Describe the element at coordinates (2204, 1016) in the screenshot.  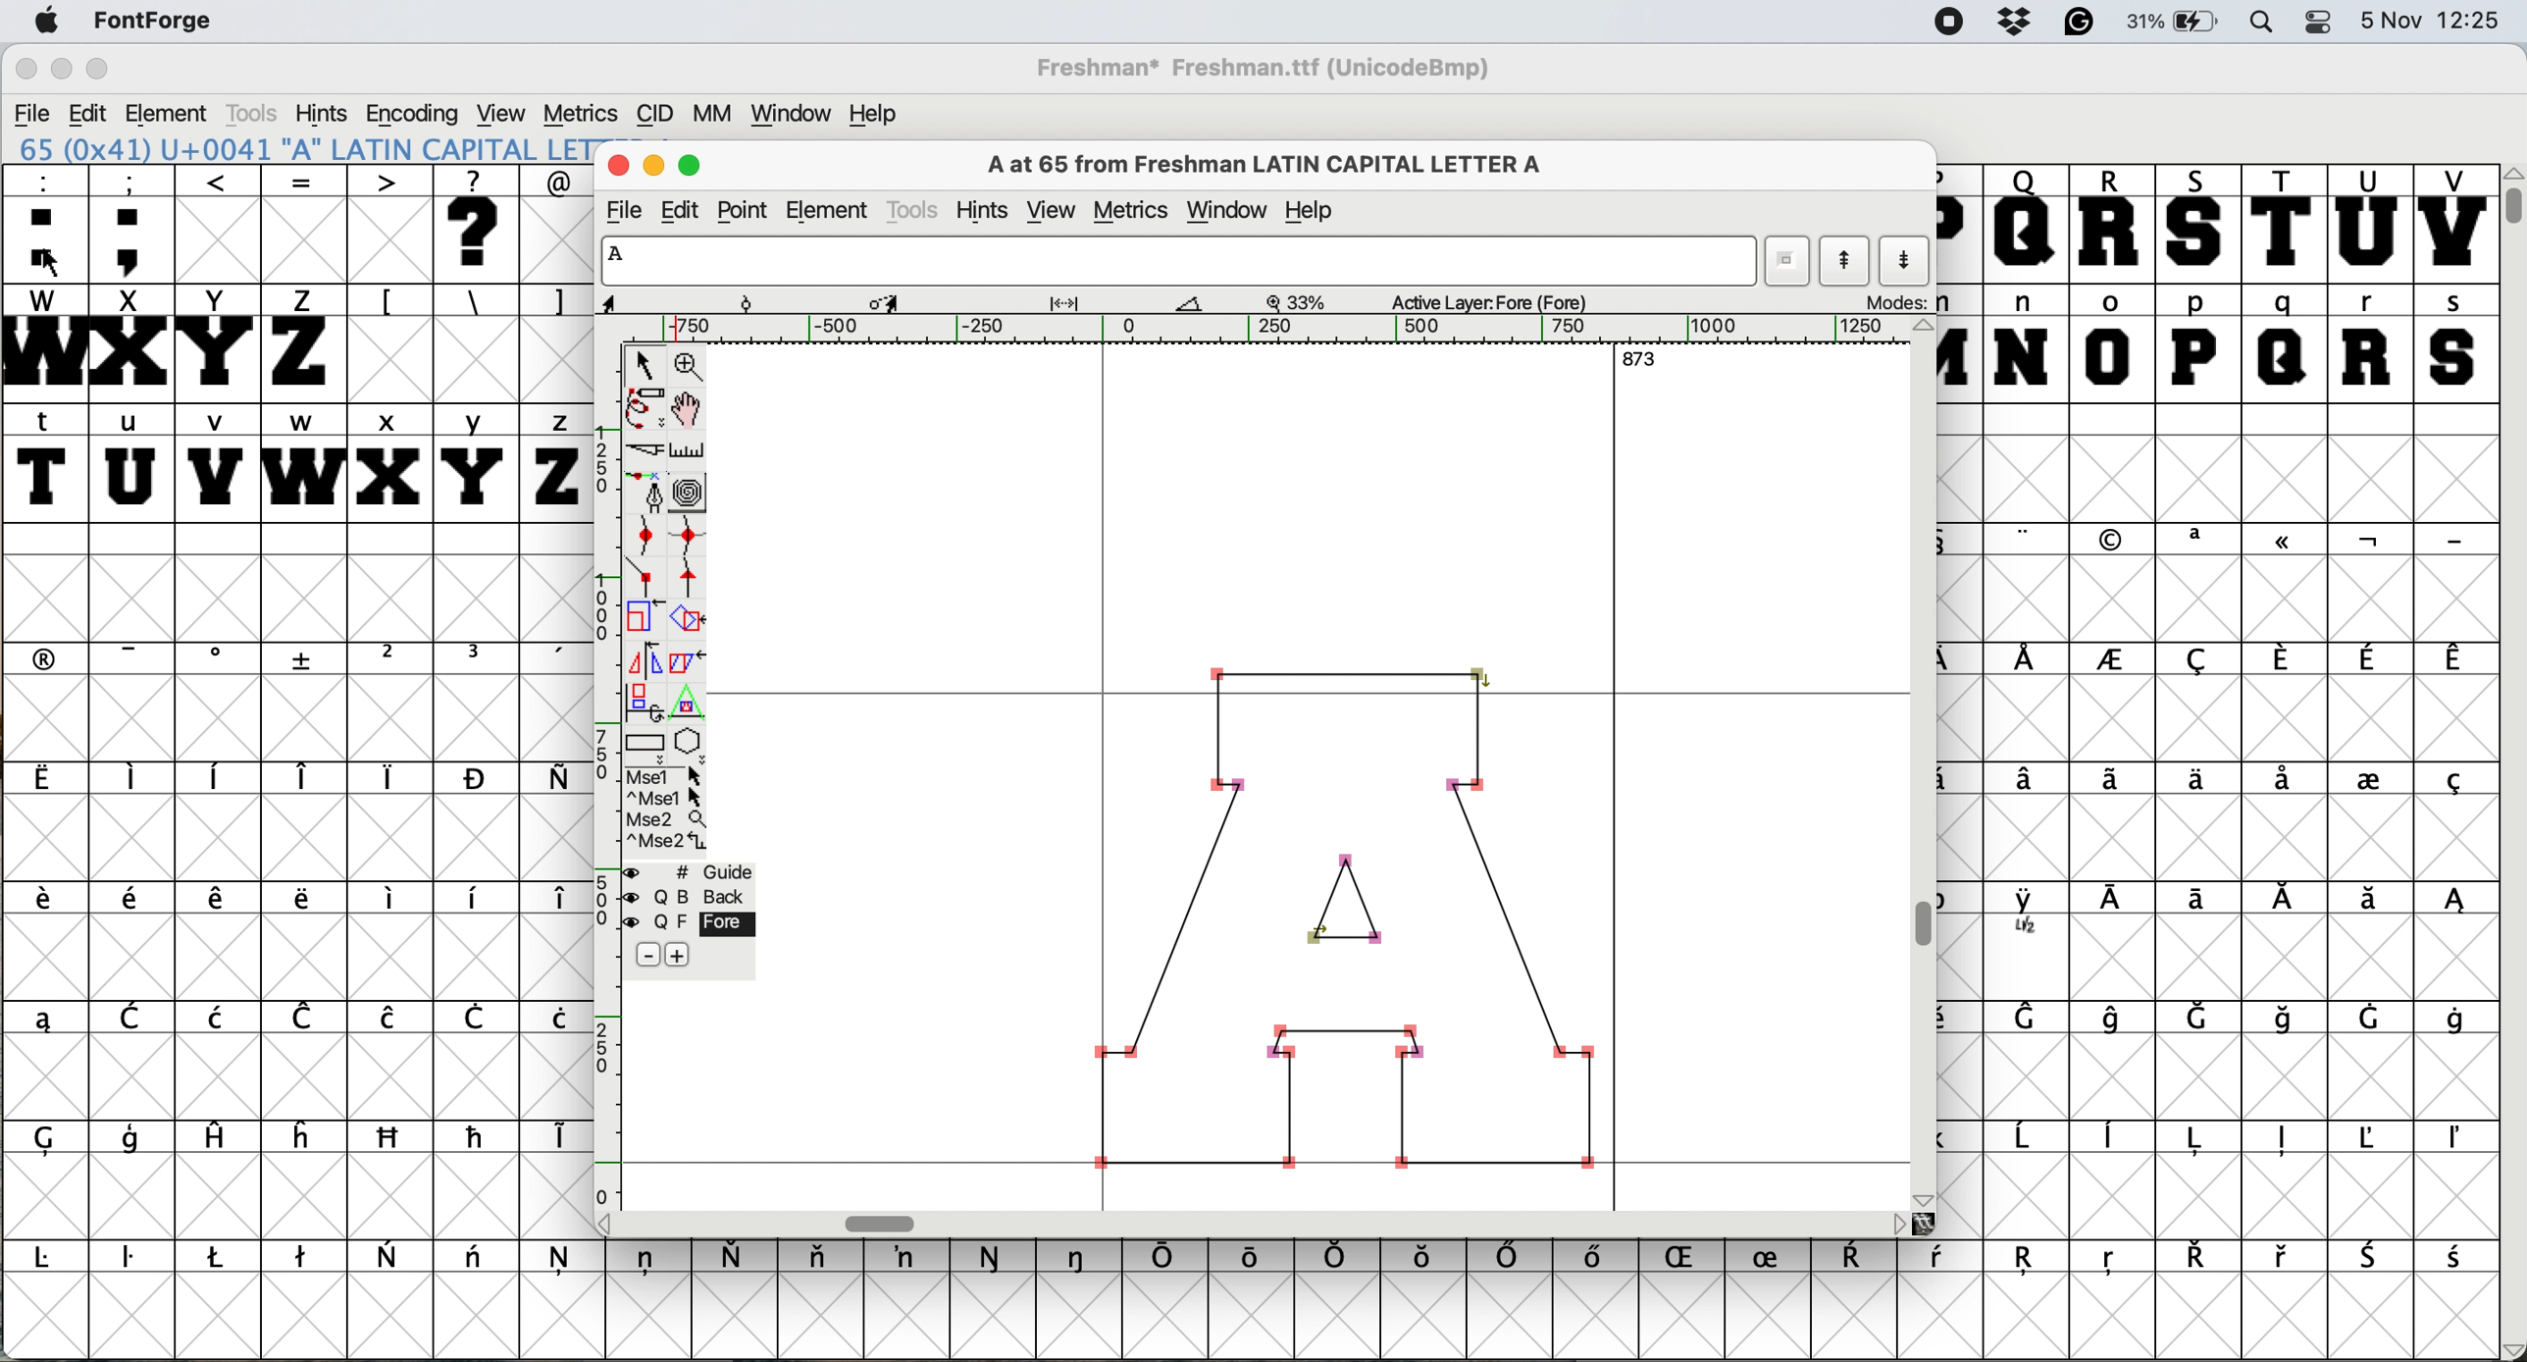
I see `symbol` at that location.